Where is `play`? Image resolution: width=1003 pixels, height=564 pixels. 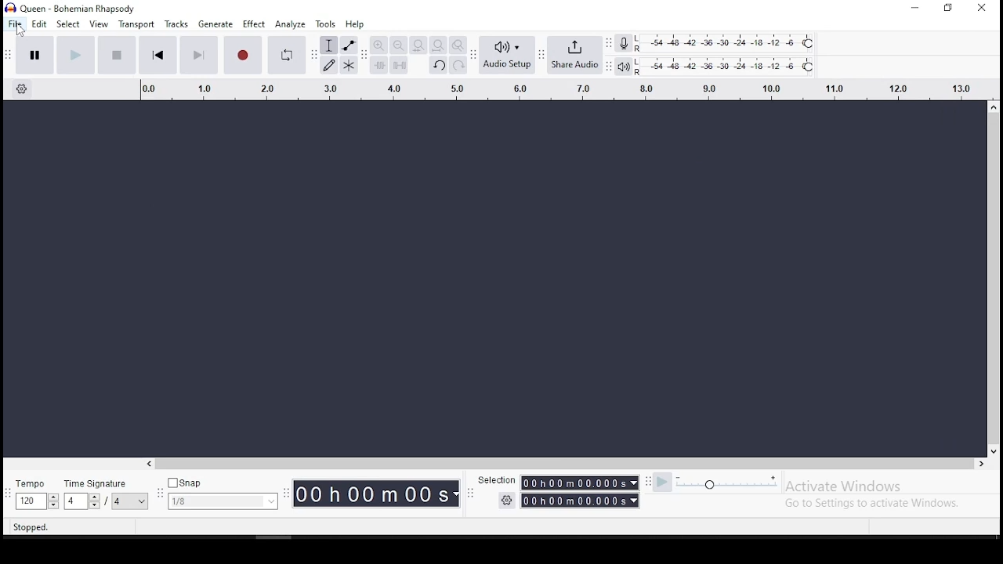 play is located at coordinates (74, 55).